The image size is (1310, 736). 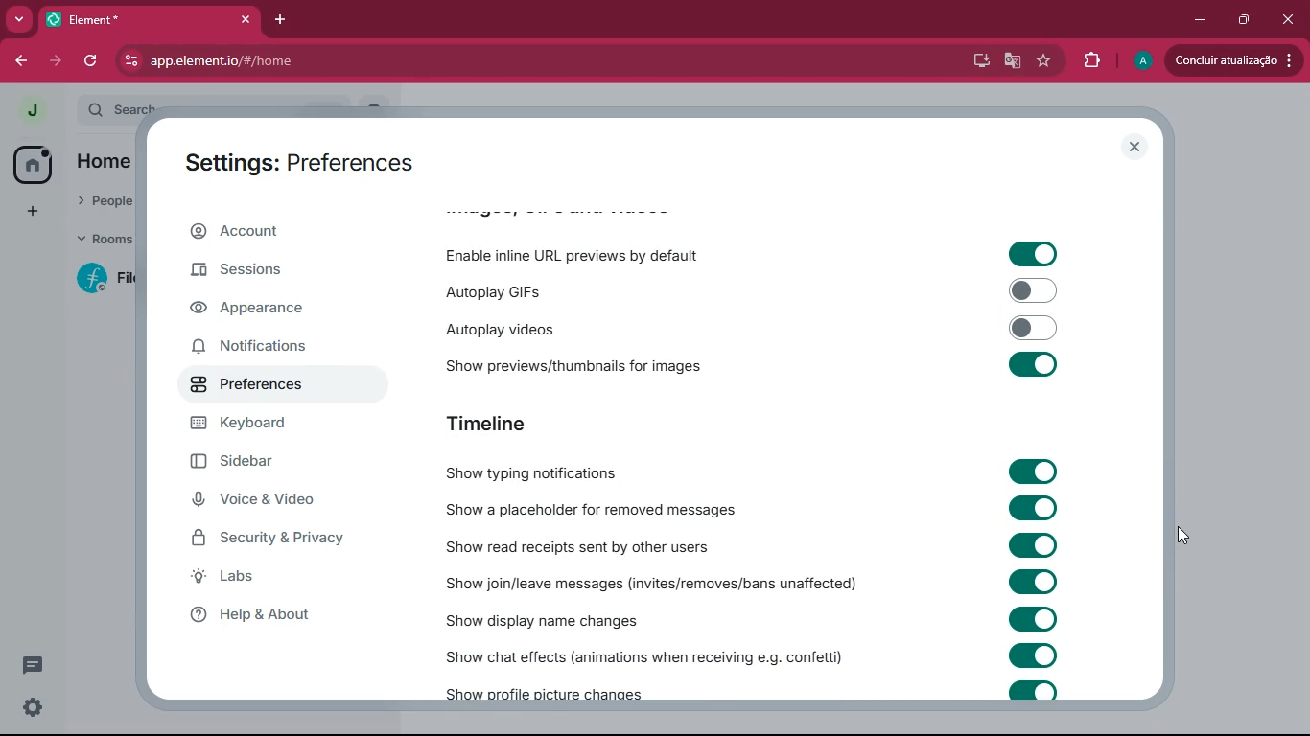 I want to click on profile picture, so click(x=28, y=109).